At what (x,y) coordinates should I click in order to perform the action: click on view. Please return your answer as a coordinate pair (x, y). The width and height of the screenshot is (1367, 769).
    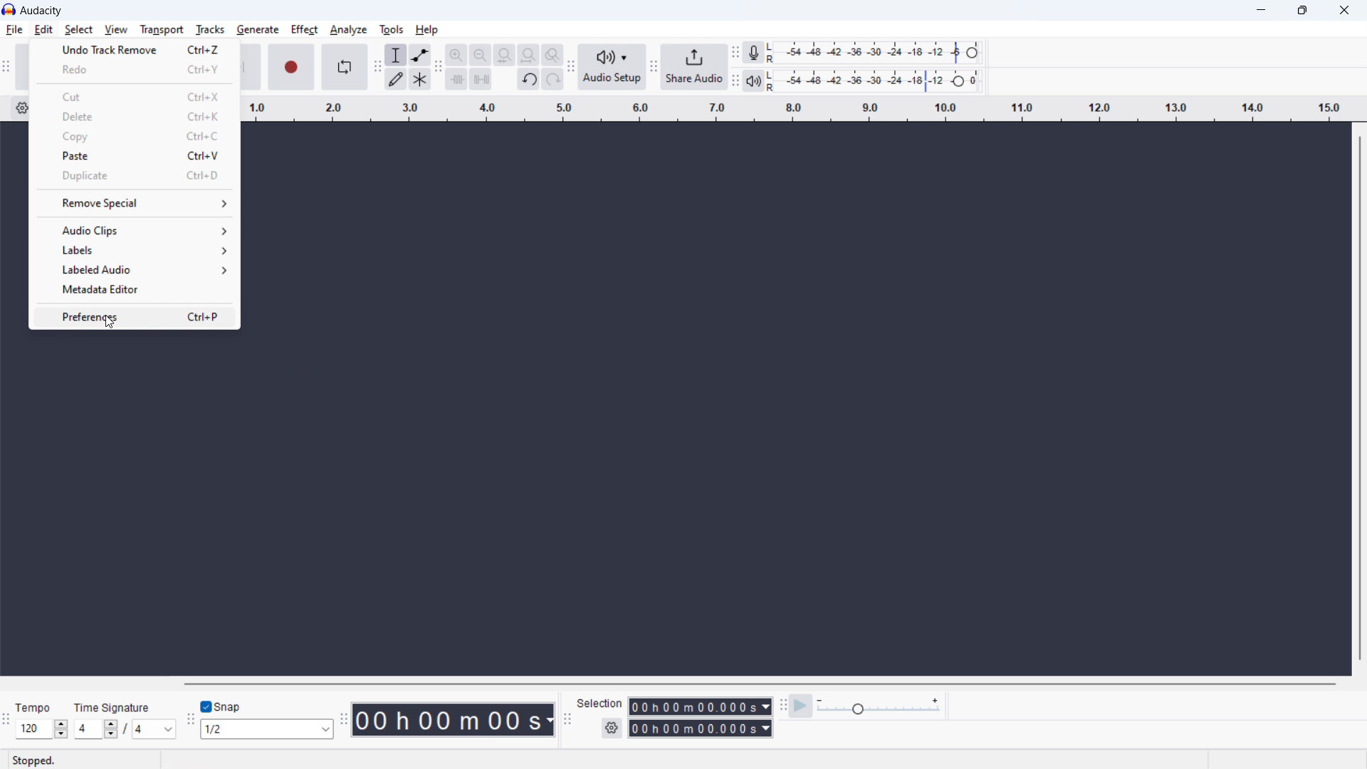
    Looking at the image, I should click on (116, 29).